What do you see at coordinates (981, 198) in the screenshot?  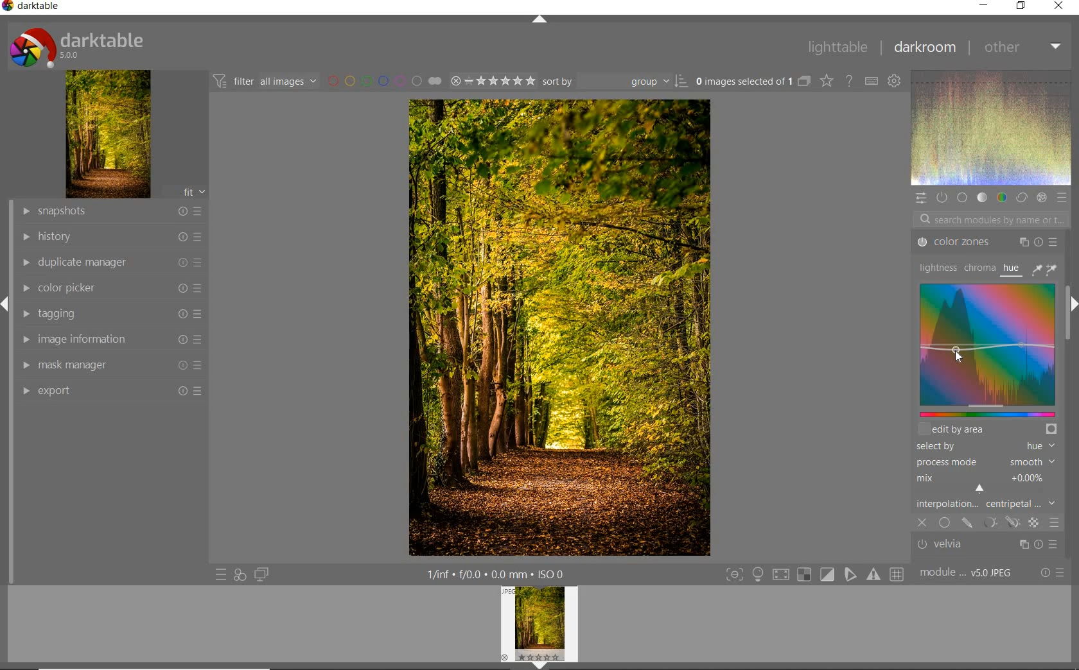 I see `TONE ` at bounding box center [981, 198].